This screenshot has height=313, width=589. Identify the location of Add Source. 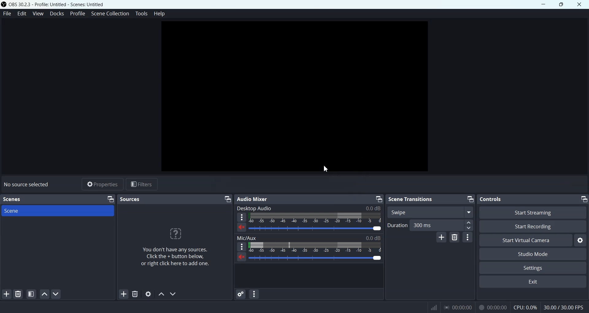
(124, 294).